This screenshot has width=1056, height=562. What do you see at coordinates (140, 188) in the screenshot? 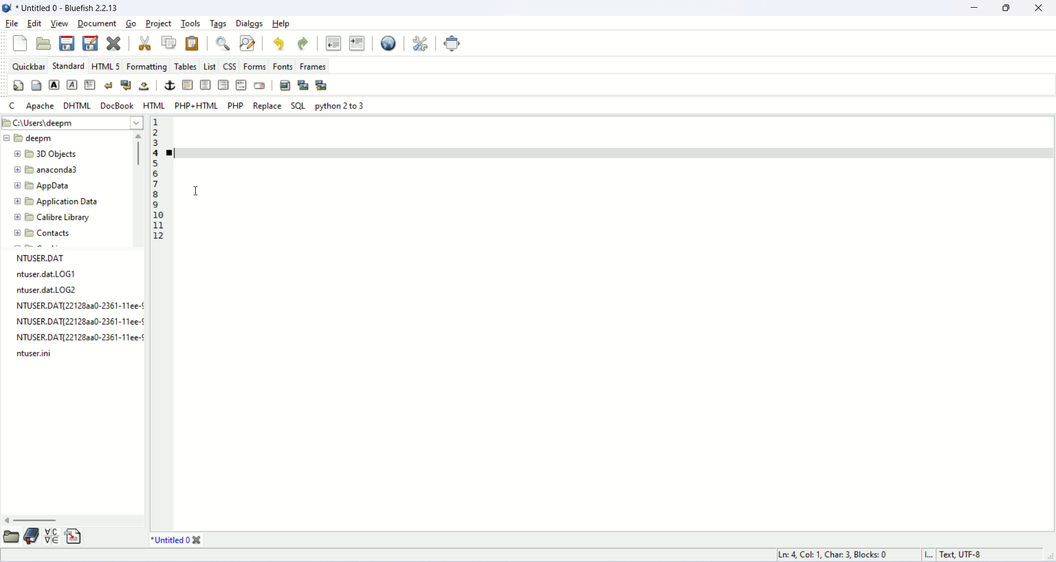
I see `scroll bar` at bounding box center [140, 188].